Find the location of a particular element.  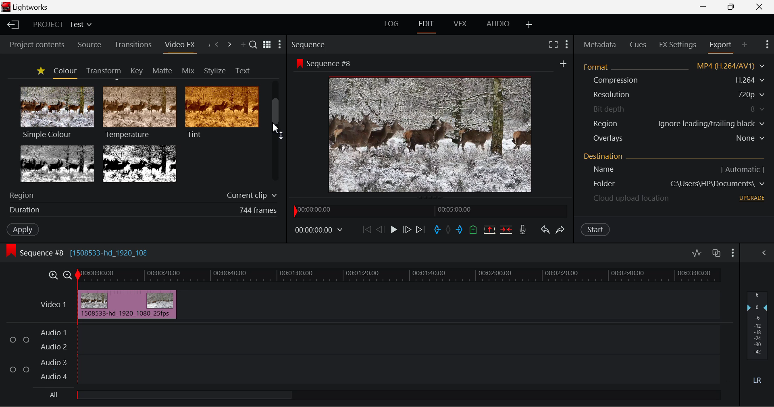

Undo is located at coordinates (544, 229).